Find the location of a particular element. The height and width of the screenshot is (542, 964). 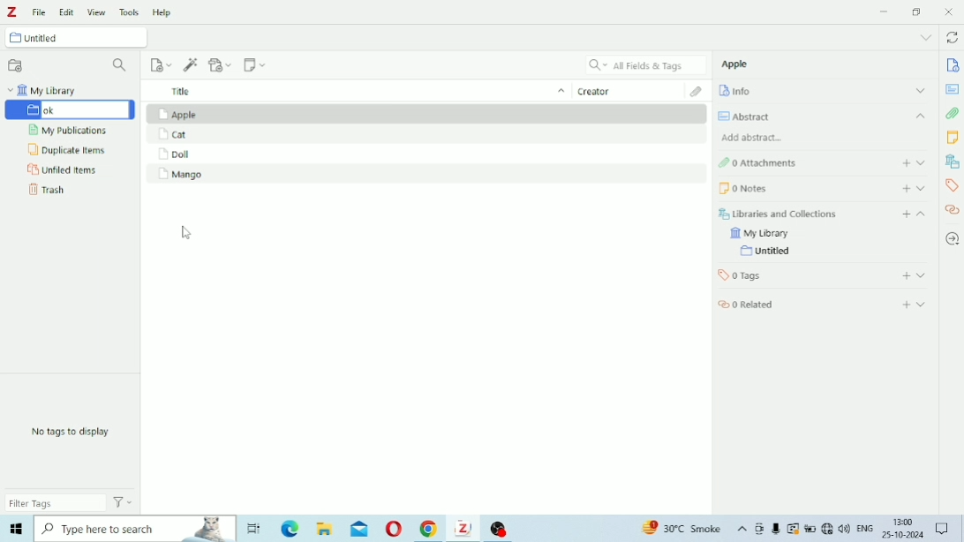

Expand section is located at coordinates (921, 275).